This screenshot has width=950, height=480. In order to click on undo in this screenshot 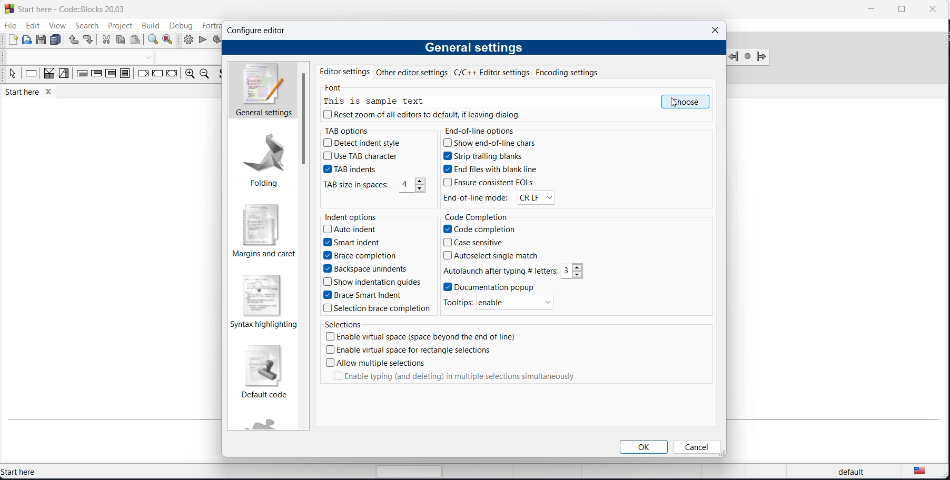, I will do `click(73, 41)`.